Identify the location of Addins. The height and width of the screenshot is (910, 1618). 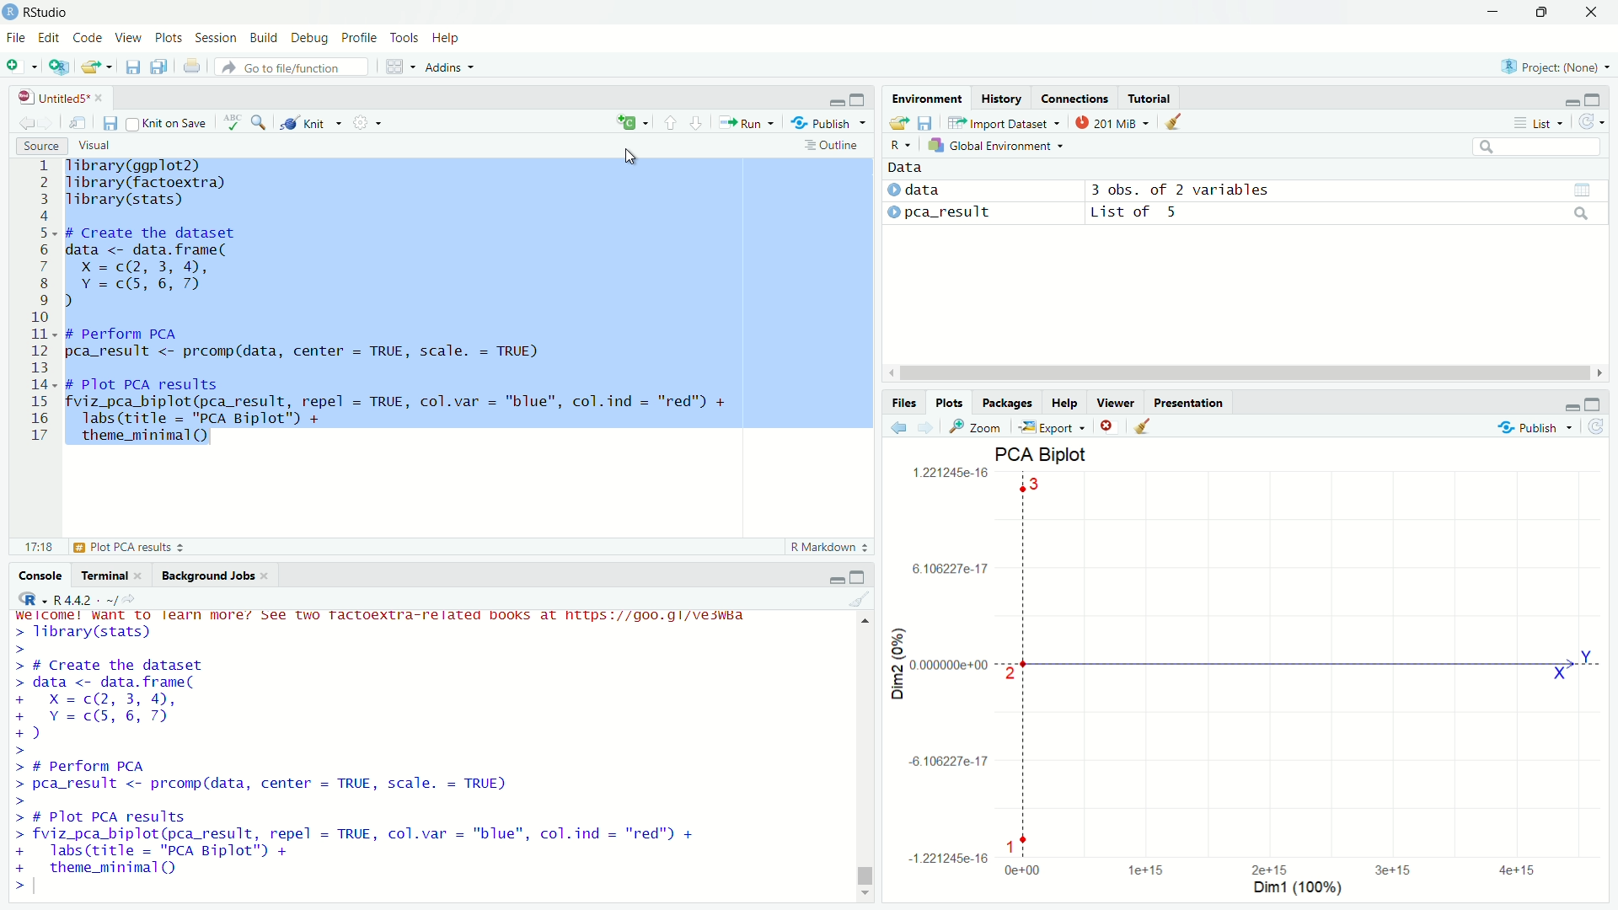
(450, 67).